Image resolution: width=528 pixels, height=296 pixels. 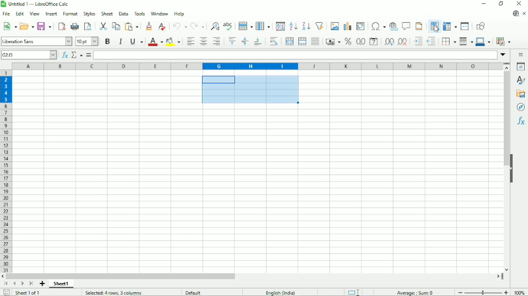 I want to click on Redo, so click(x=197, y=26).